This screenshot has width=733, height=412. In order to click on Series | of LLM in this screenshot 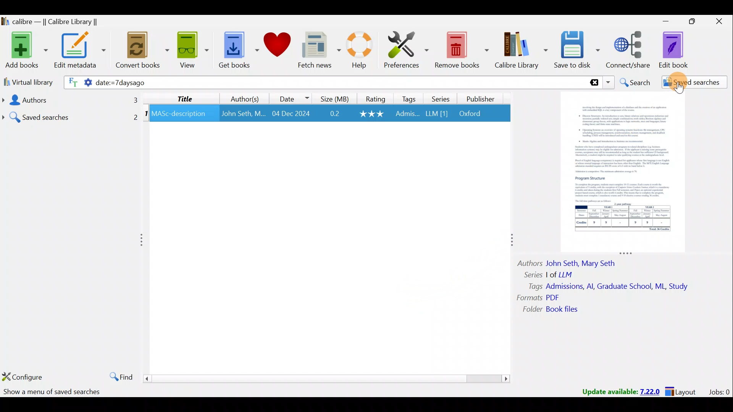, I will do `click(552, 274)`.